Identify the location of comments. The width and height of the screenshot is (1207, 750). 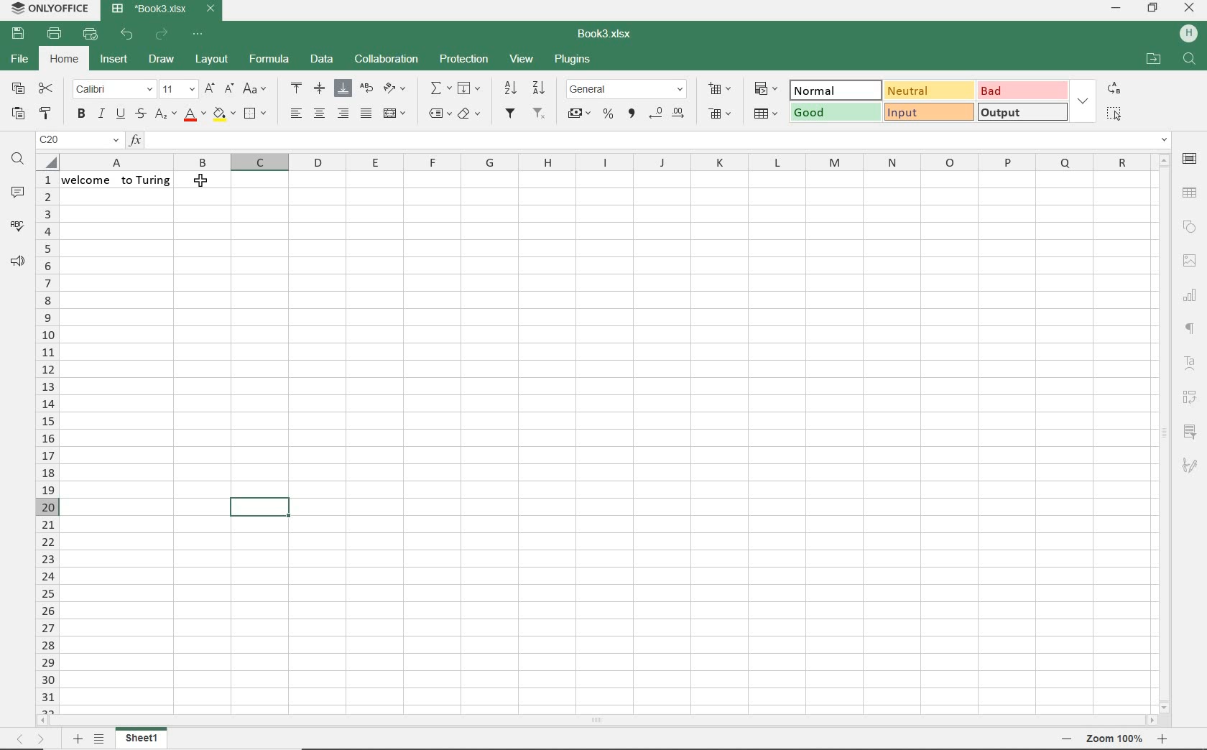
(17, 193).